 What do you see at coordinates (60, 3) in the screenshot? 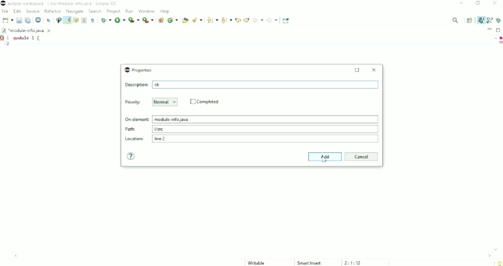
I see `eclipse workspace /src/module.info.java Eclipse IDE` at bounding box center [60, 3].